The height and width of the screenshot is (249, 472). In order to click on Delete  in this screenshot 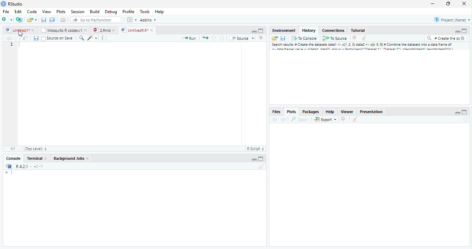, I will do `click(343, 118)`.